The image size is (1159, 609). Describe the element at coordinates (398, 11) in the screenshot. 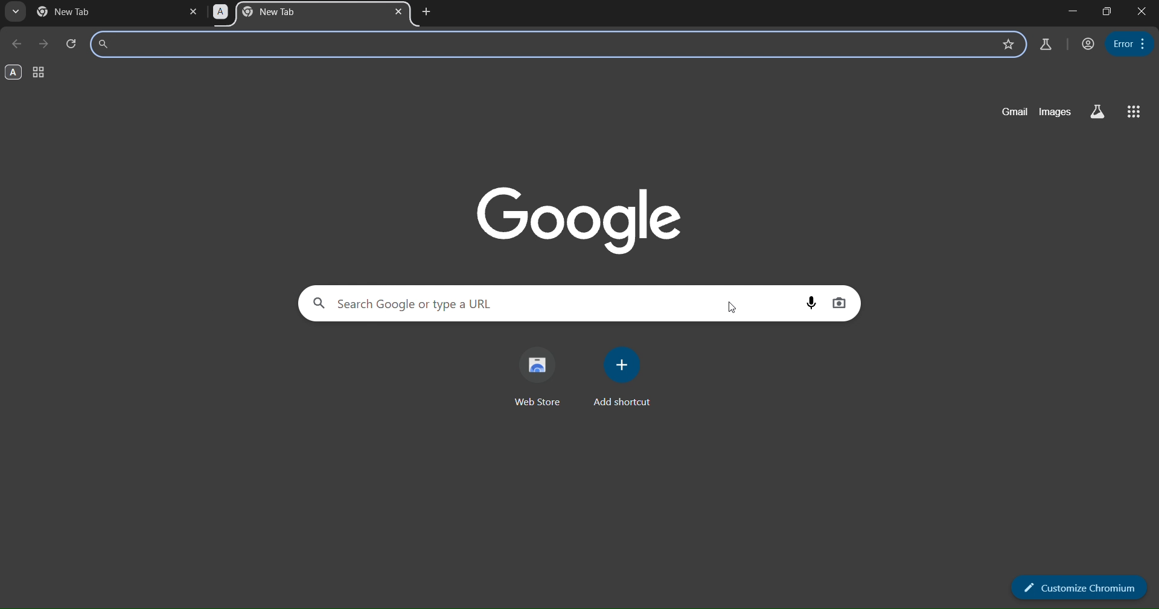

I see `close` at that location.